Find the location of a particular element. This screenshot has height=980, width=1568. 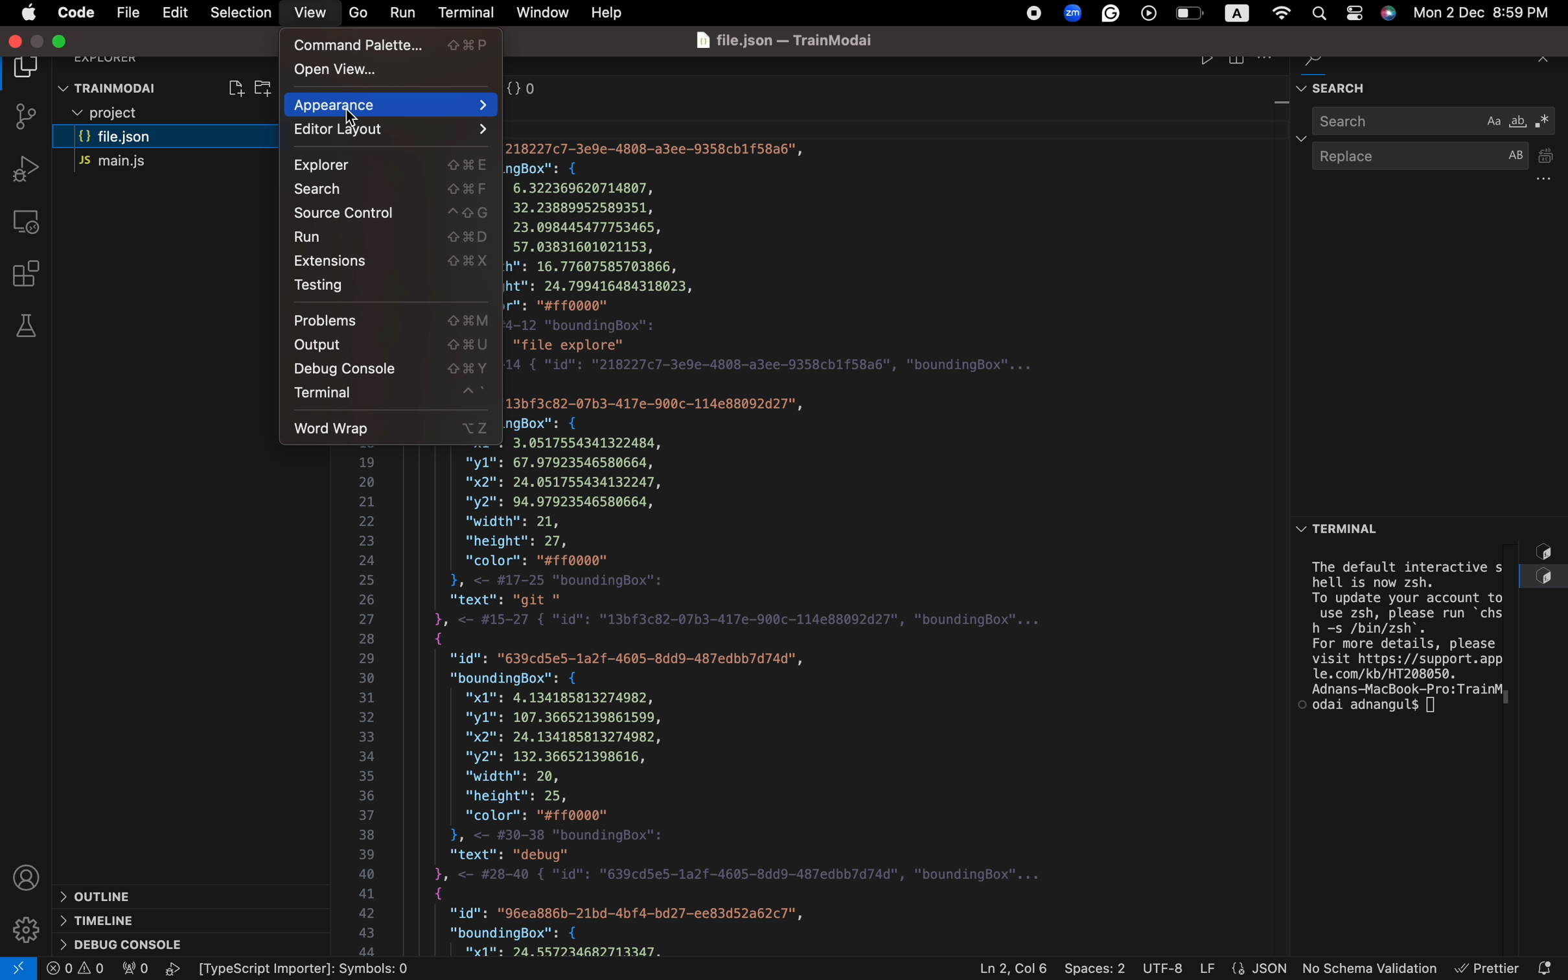

run is located at coordinates (395, 237).